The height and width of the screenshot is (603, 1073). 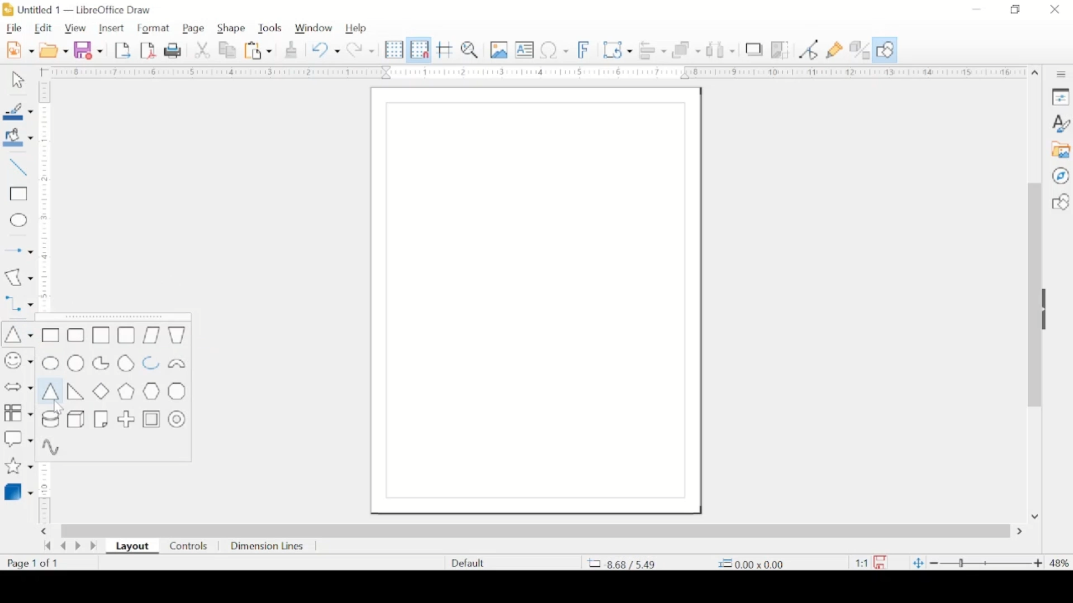 I want to click on folded corner, so click(x=101, y=419).